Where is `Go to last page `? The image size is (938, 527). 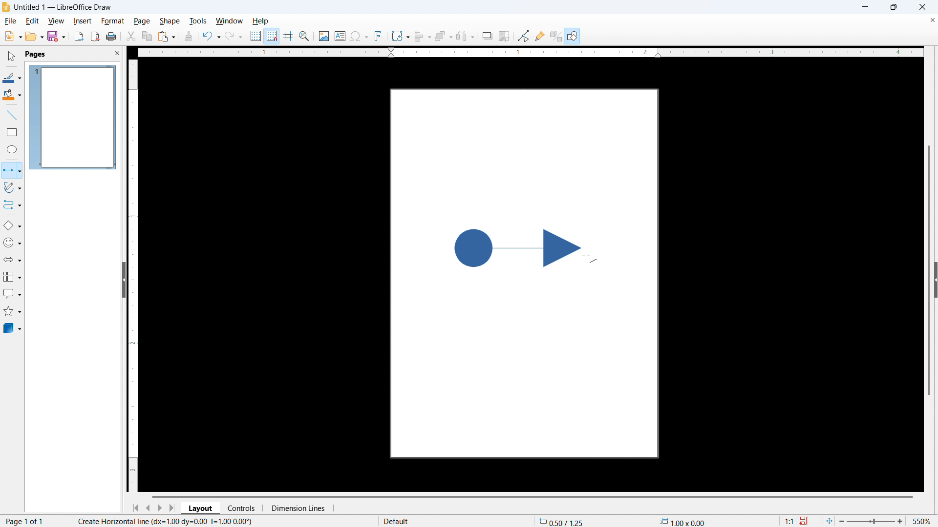 Go to last page  is located at coordinates (173, 507).